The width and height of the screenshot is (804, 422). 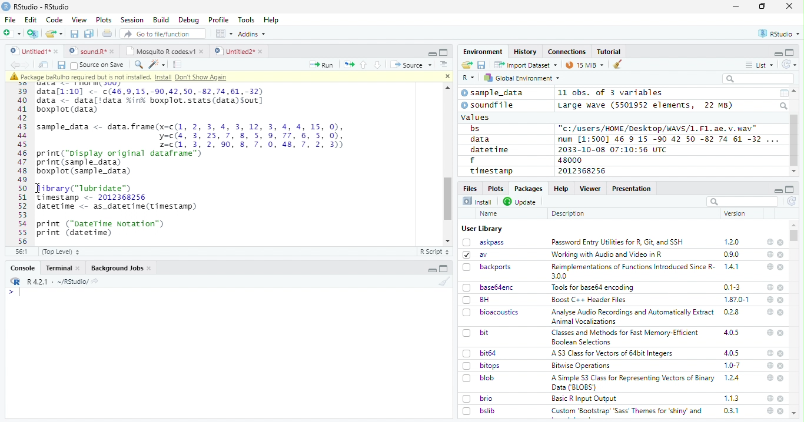 I want to click on File, so click(x=9, y=19).